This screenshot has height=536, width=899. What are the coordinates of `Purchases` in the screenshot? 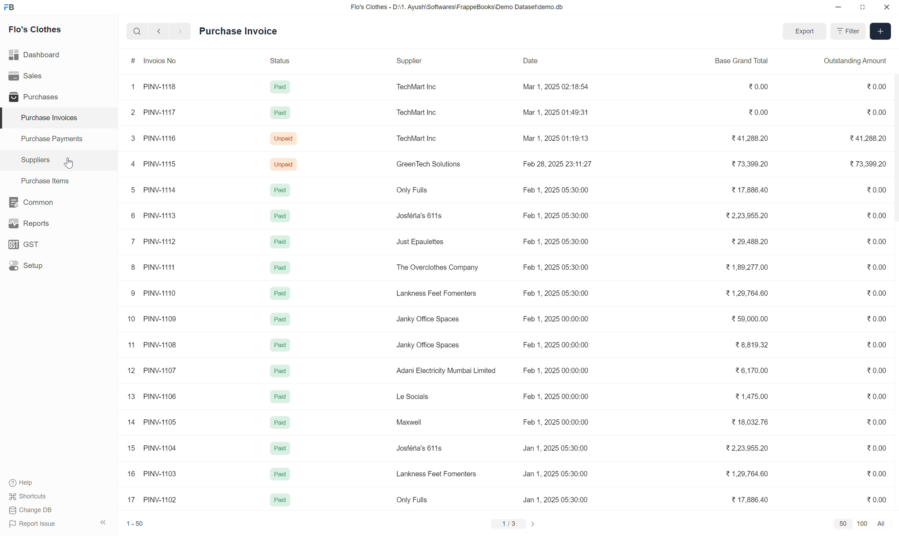 It's located at (36, 94).